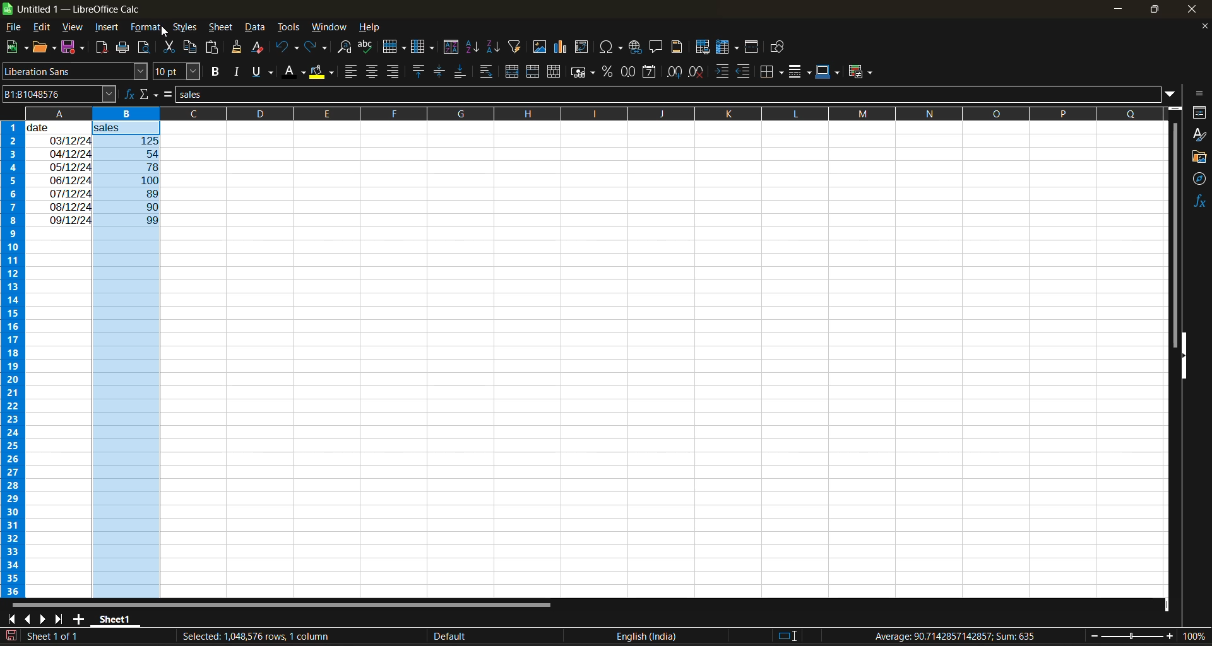  What do you see at coordinates (780, 47) in the screenshot?
I see `show draw functions` at bounding box center [780, 47].